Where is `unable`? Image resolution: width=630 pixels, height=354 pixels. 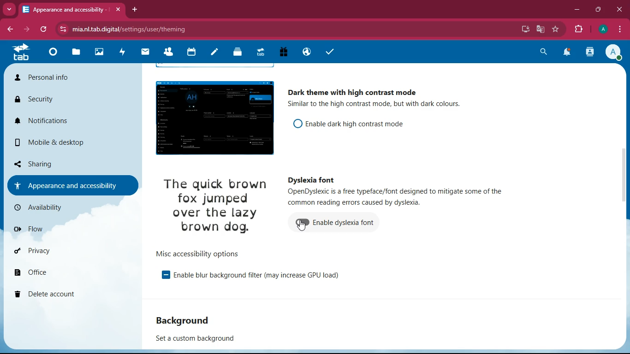
unable is located at coordinates (299, 224).